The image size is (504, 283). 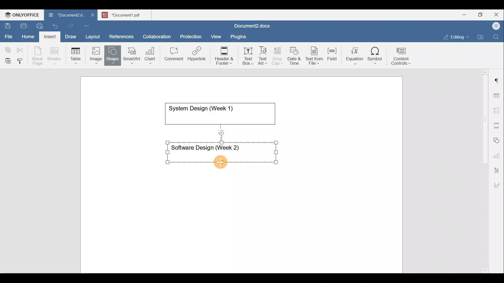 I want to click on Quick print, so click(x=38, y=25).